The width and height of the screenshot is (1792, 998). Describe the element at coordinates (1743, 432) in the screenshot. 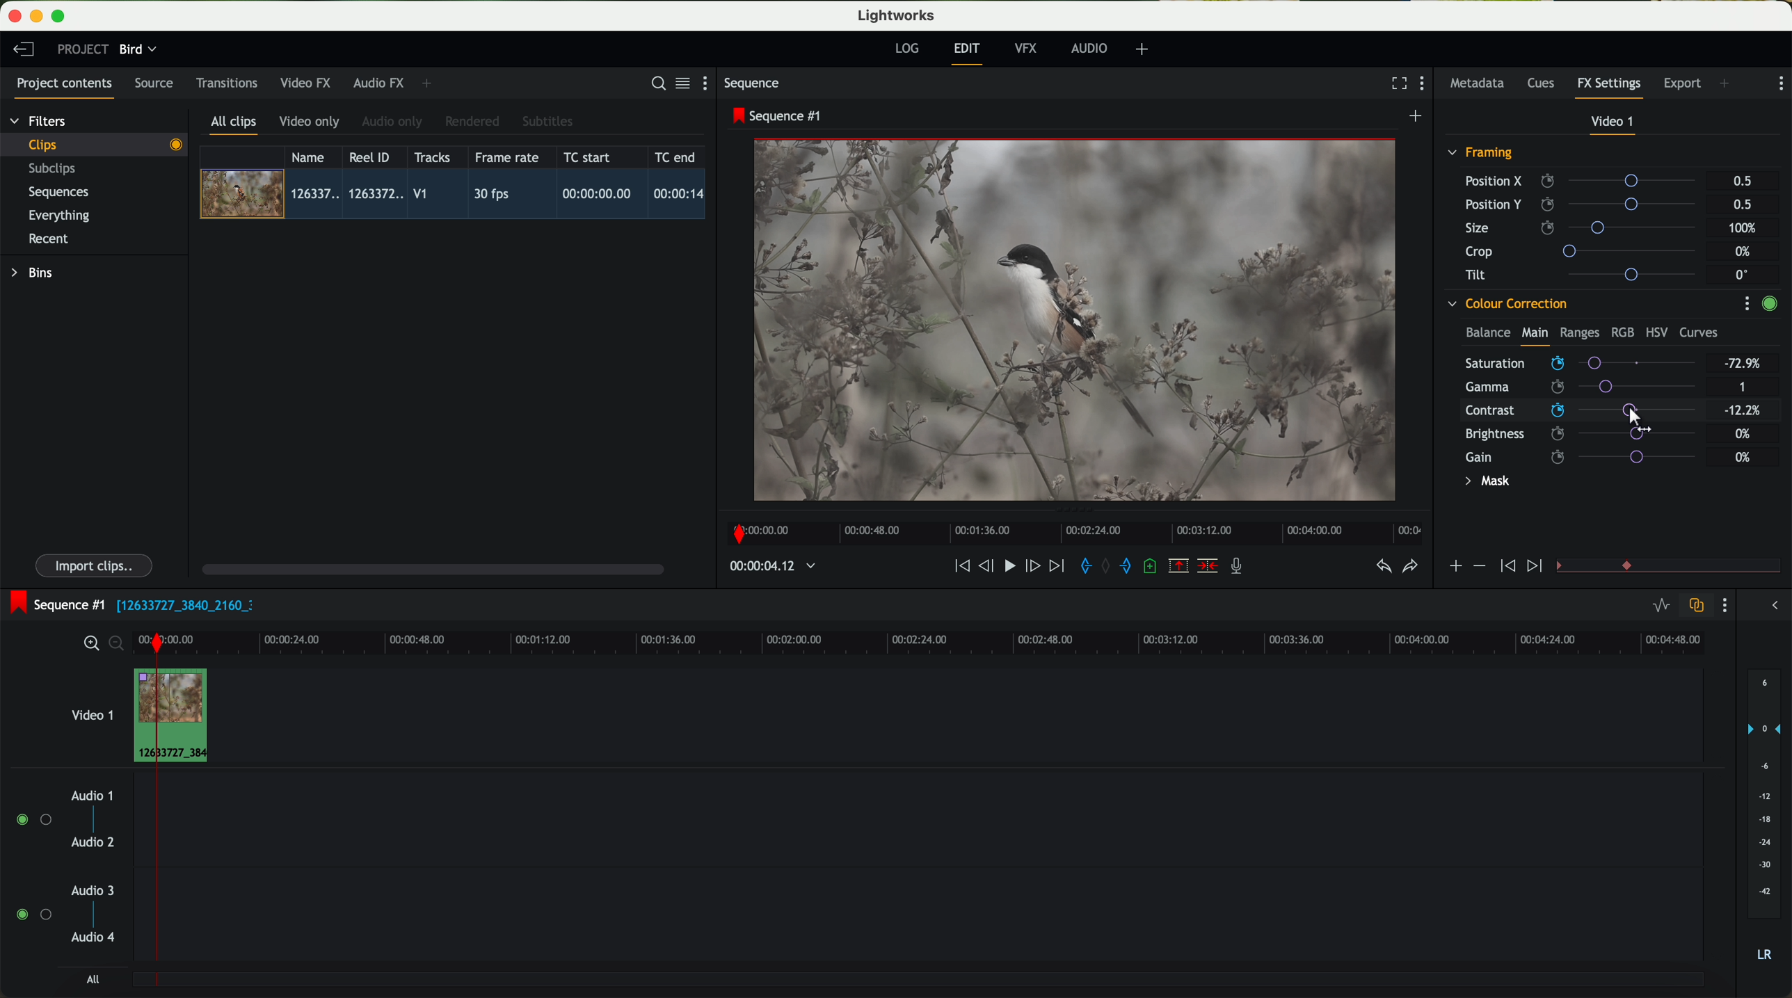

I see `0%` at that location.